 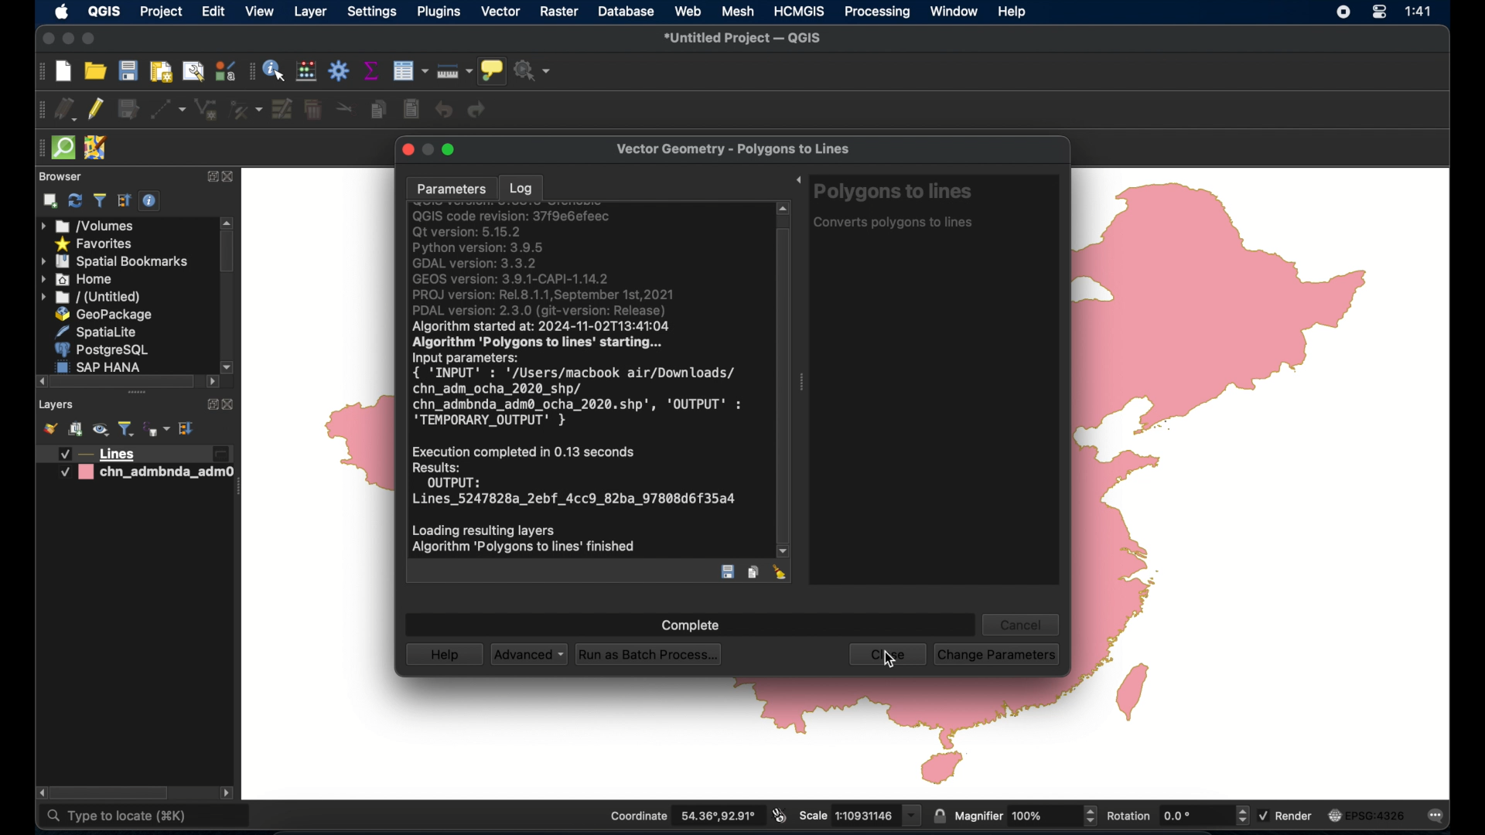 What do you see at coordinates (151, 201) in the screenshot?
I see `enable/disable properties widget` at bounding box center [151, 201].